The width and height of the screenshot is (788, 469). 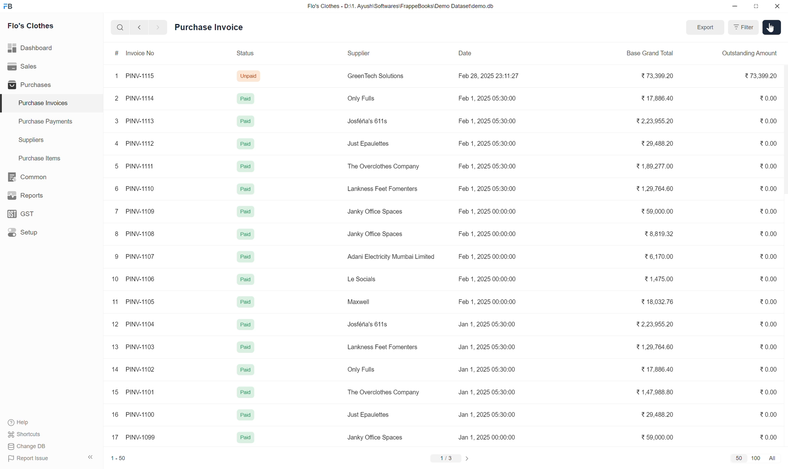 What do you see at coordinates (489, 144) in the screenshot?
I see `Feb 1, 2025 05:30:00` at bounding box center [489, 144].